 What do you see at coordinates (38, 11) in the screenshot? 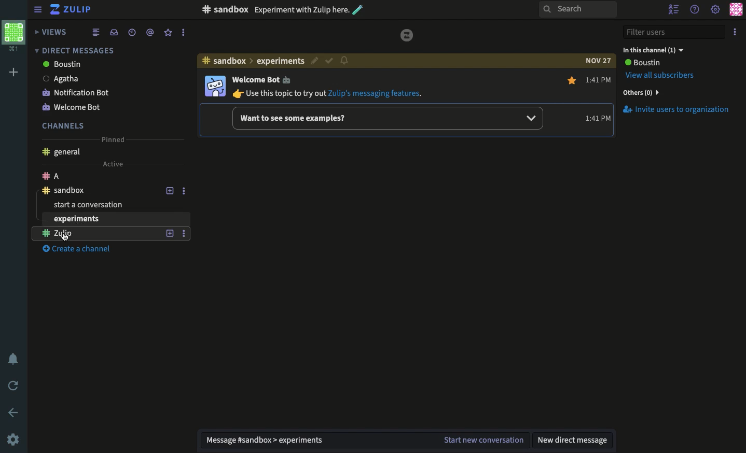
I see `View sidebar` at bounding box center [38, 11].